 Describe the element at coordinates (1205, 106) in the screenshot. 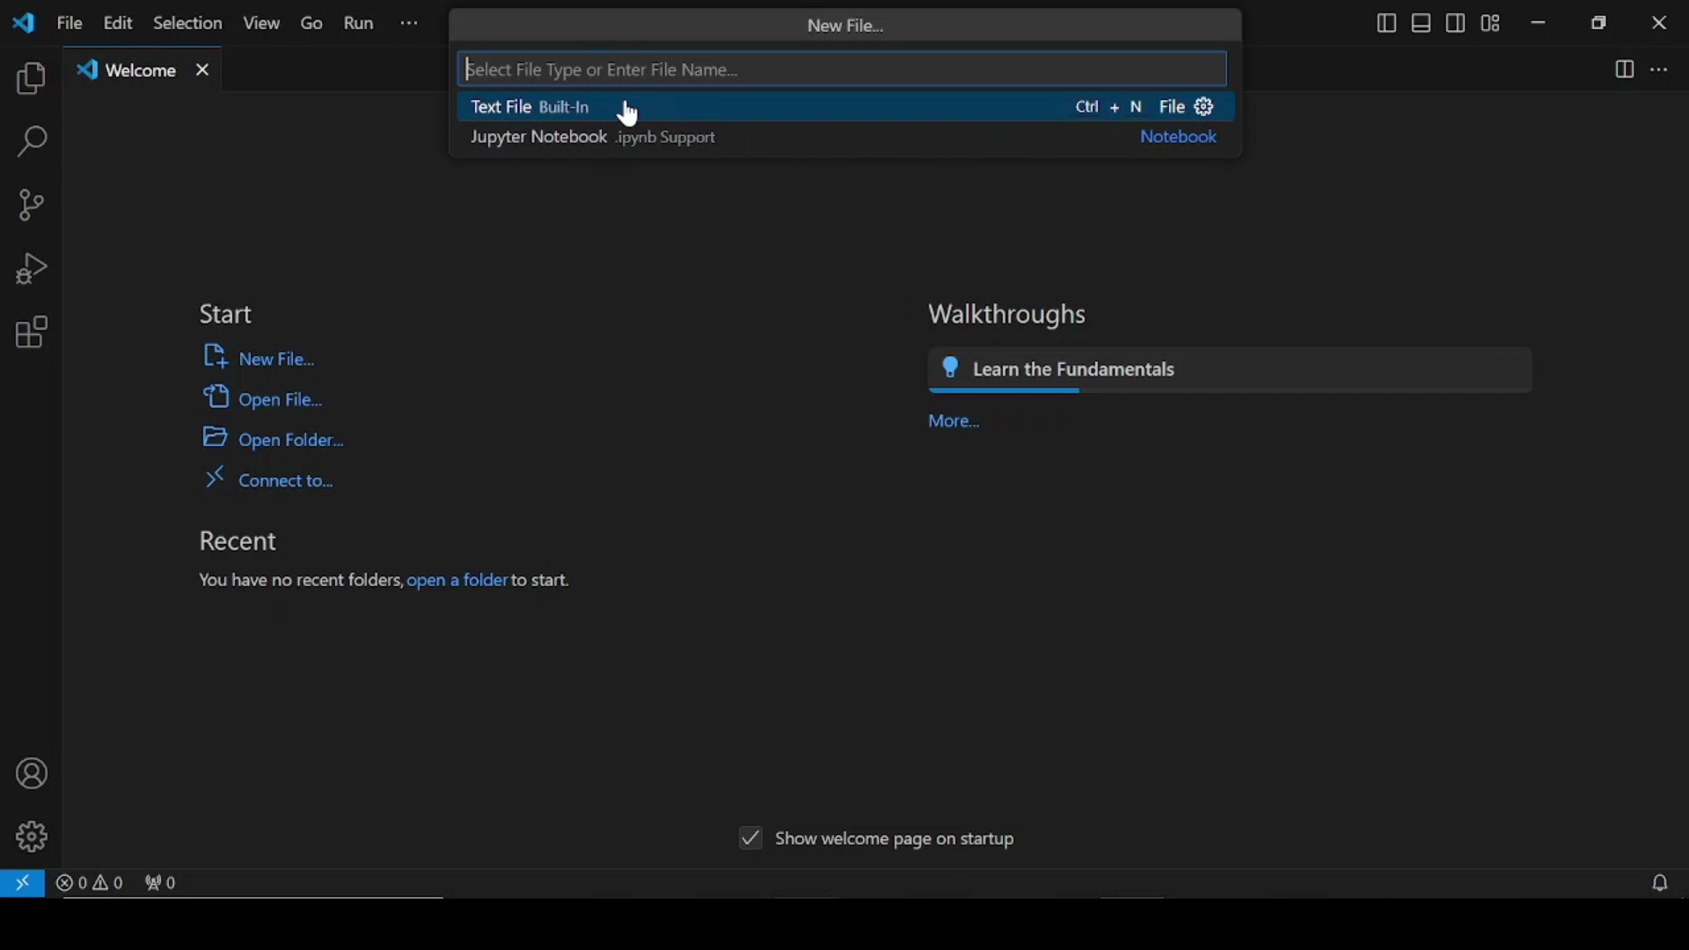

I see `Settings` at that location.